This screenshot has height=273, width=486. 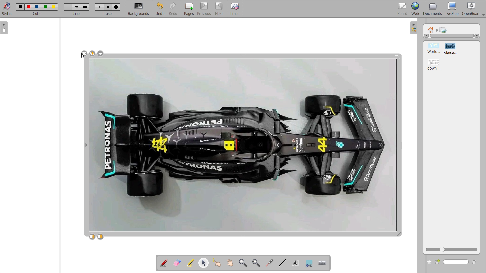 What do you see at coordinates (270, 263) in the screenshot?
I see `virtual laser pointer` at bounding box center [270, 263].